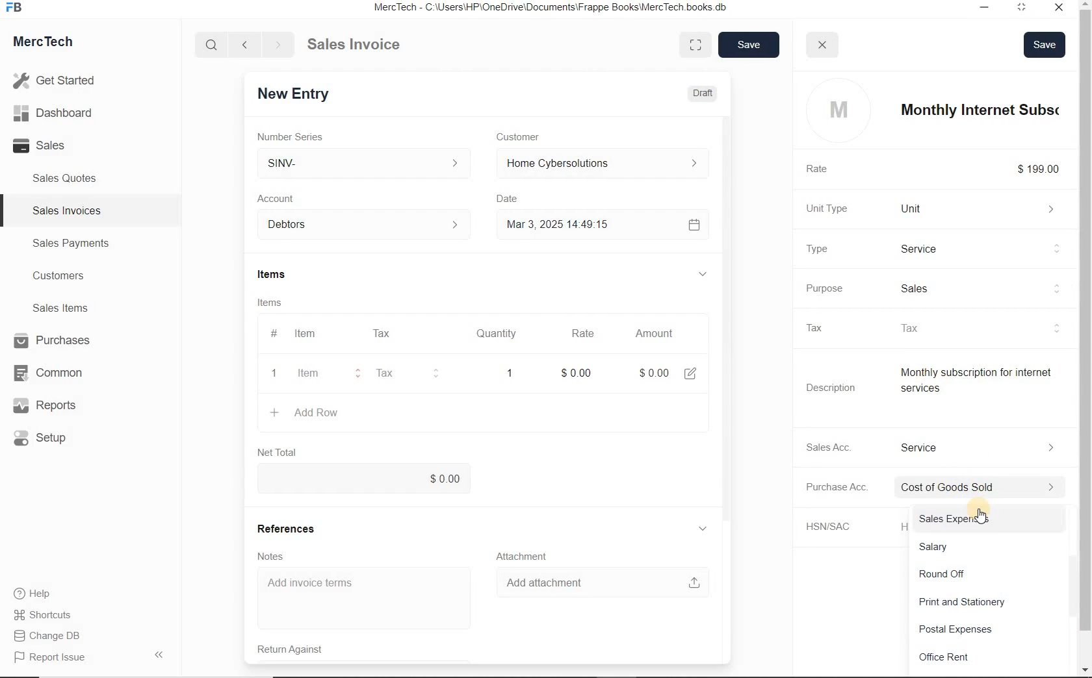  I want to click on Travel Expenses, so click(991, 631).